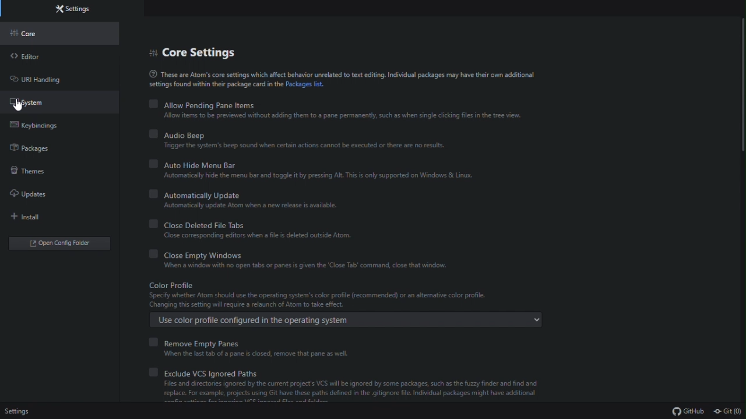 The height and width of the screenshot is (419, 746). What do you see at coordinates (19, 106) in the screenshot?
I see `cursor` at bounding box center [19, 106].